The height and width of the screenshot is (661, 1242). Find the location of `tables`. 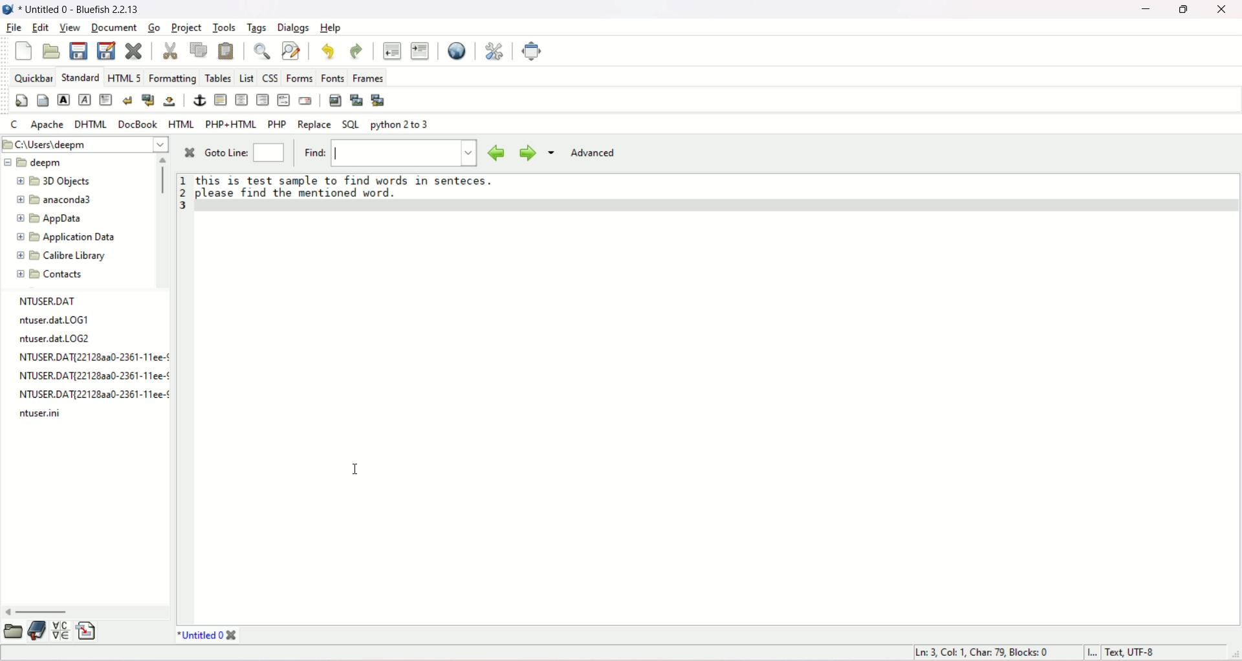

tables is located at coordinates (218, 77).